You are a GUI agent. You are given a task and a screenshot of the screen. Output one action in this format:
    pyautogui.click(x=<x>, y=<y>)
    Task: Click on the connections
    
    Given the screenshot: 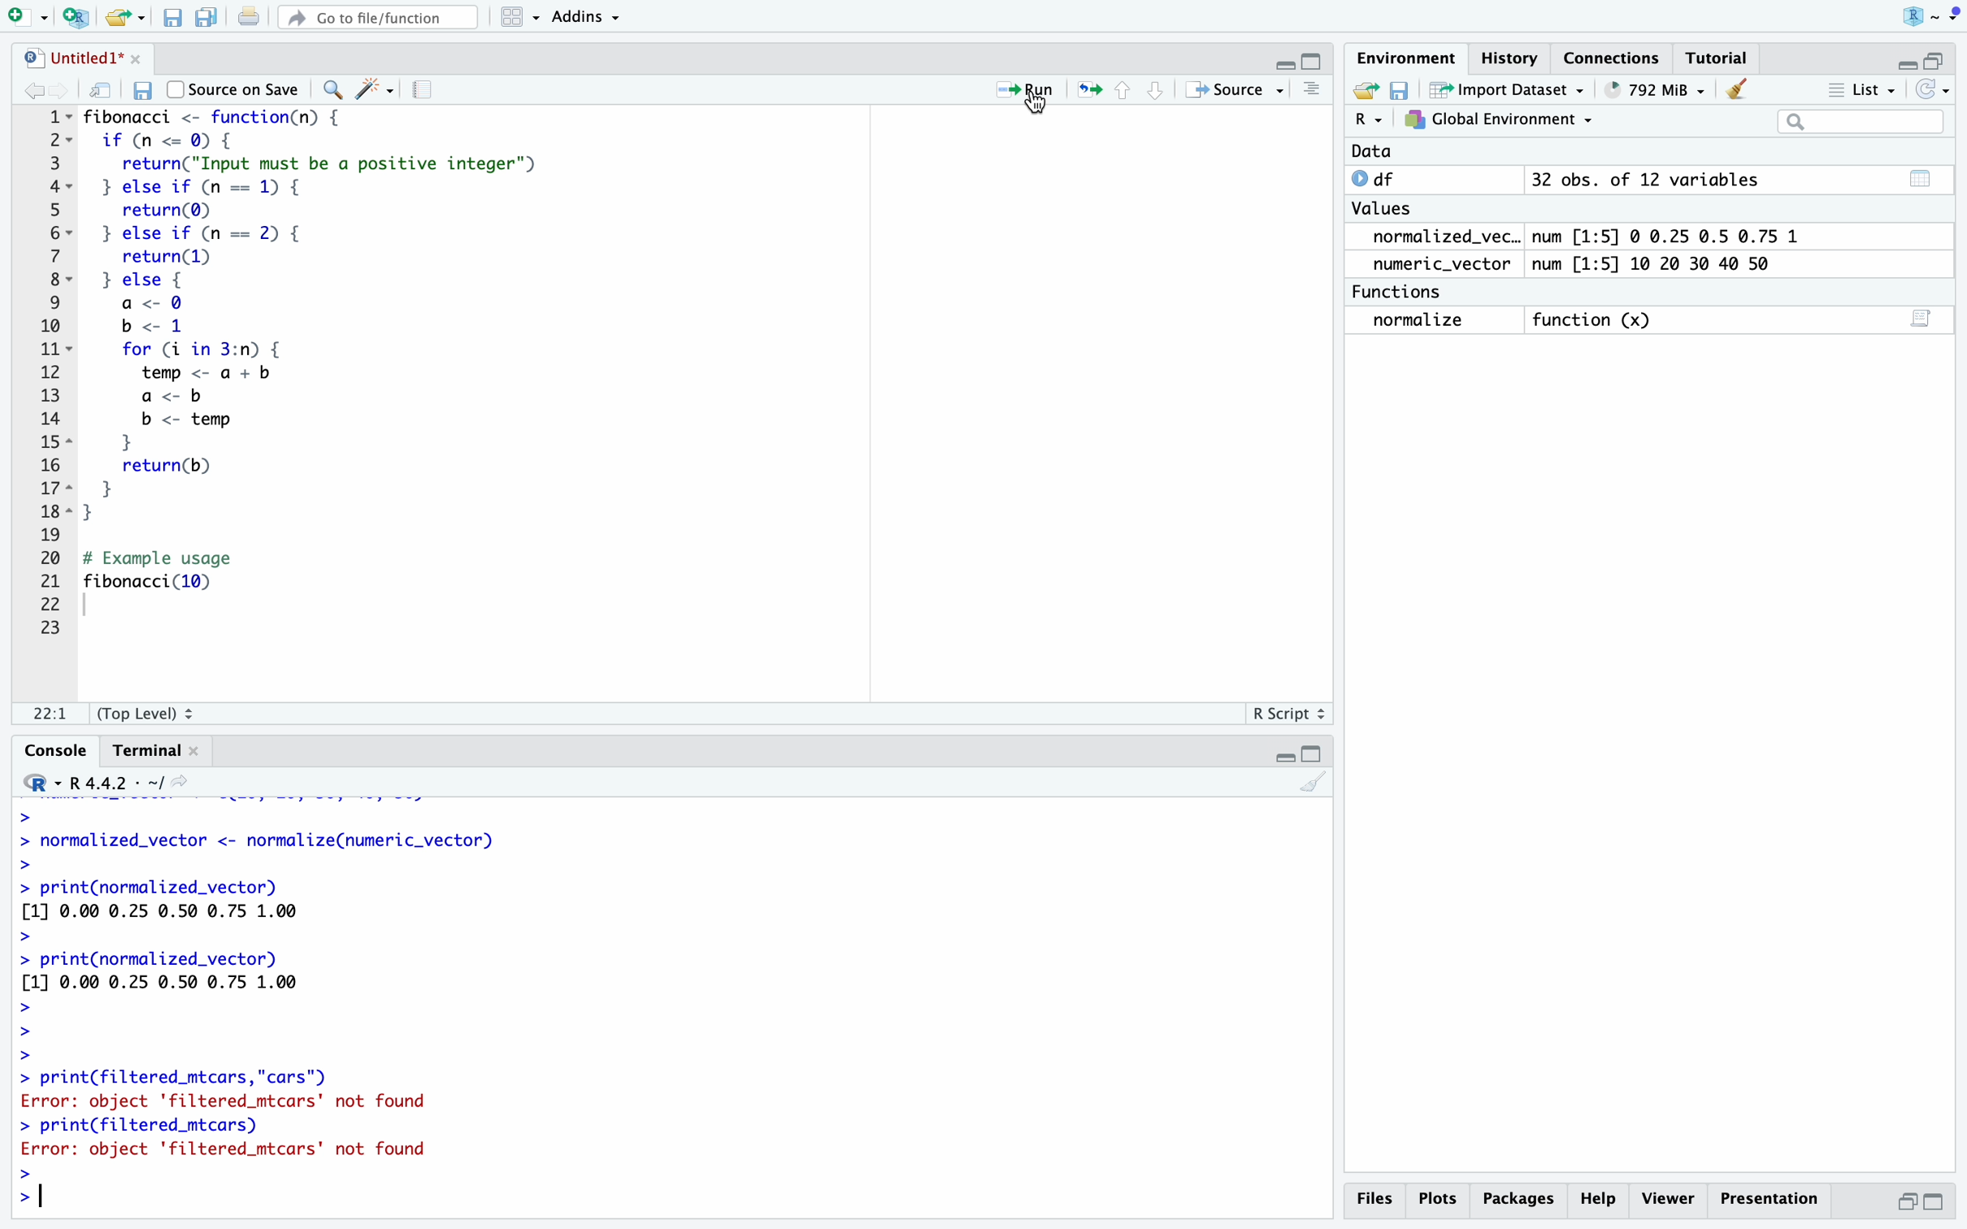 What is the action you would take?
    pyautogui.click(x=1613, y=52)
    